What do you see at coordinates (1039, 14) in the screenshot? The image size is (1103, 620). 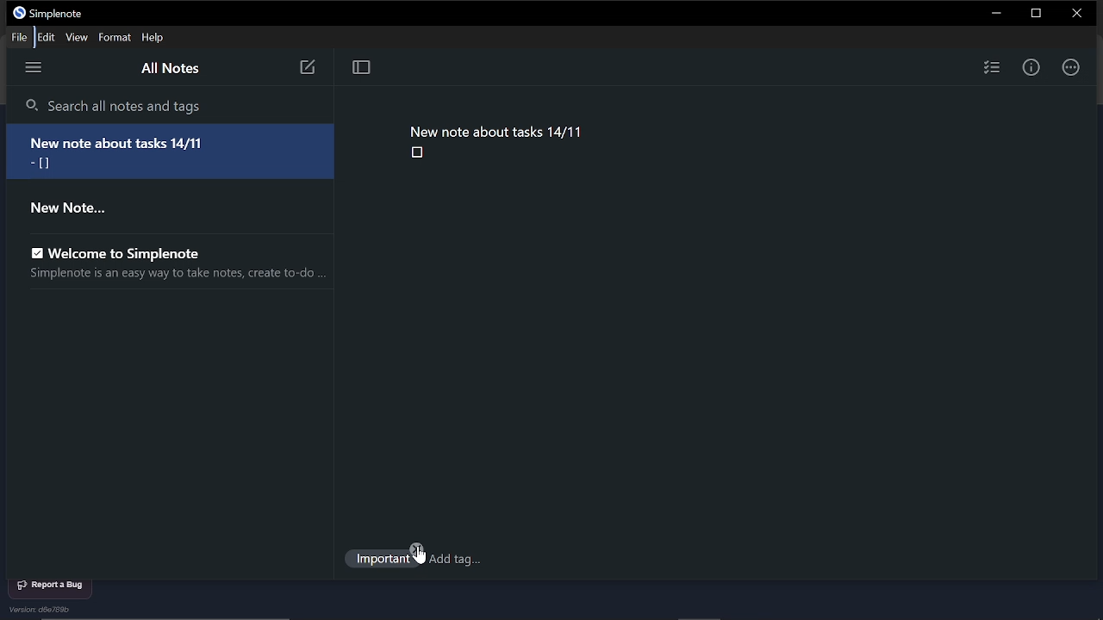 I see `Restore down` at bounding box center [1039, 14].